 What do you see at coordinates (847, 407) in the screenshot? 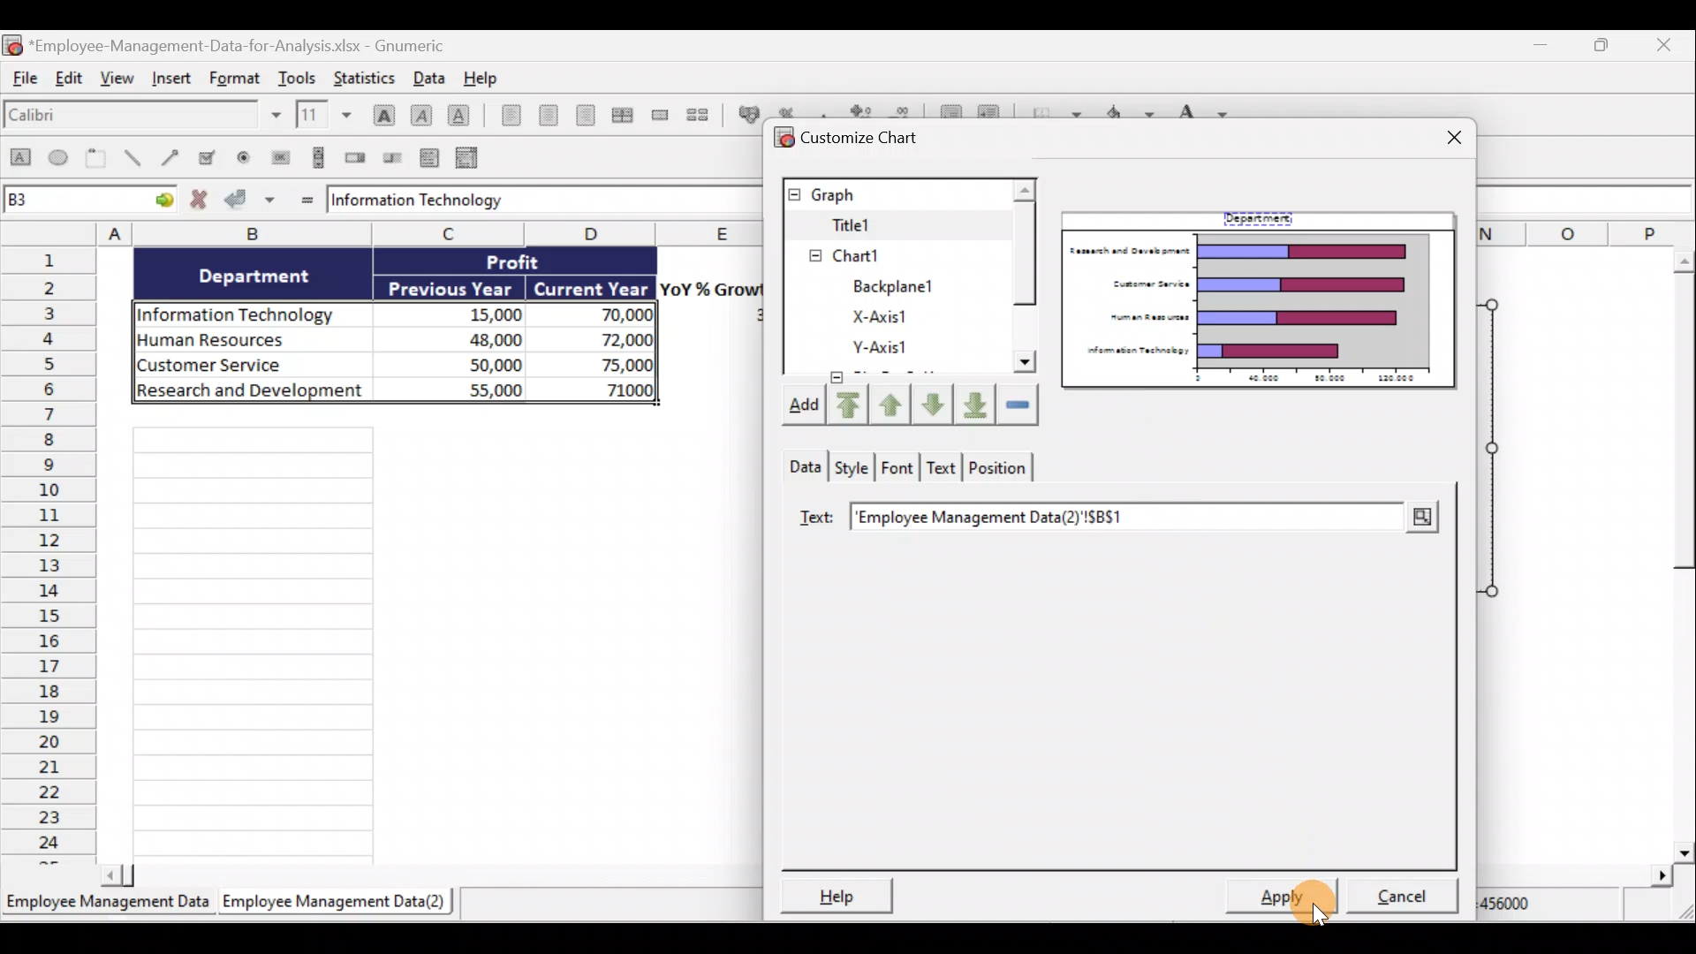
I see `Move upward` at bounding box center [847, 407].